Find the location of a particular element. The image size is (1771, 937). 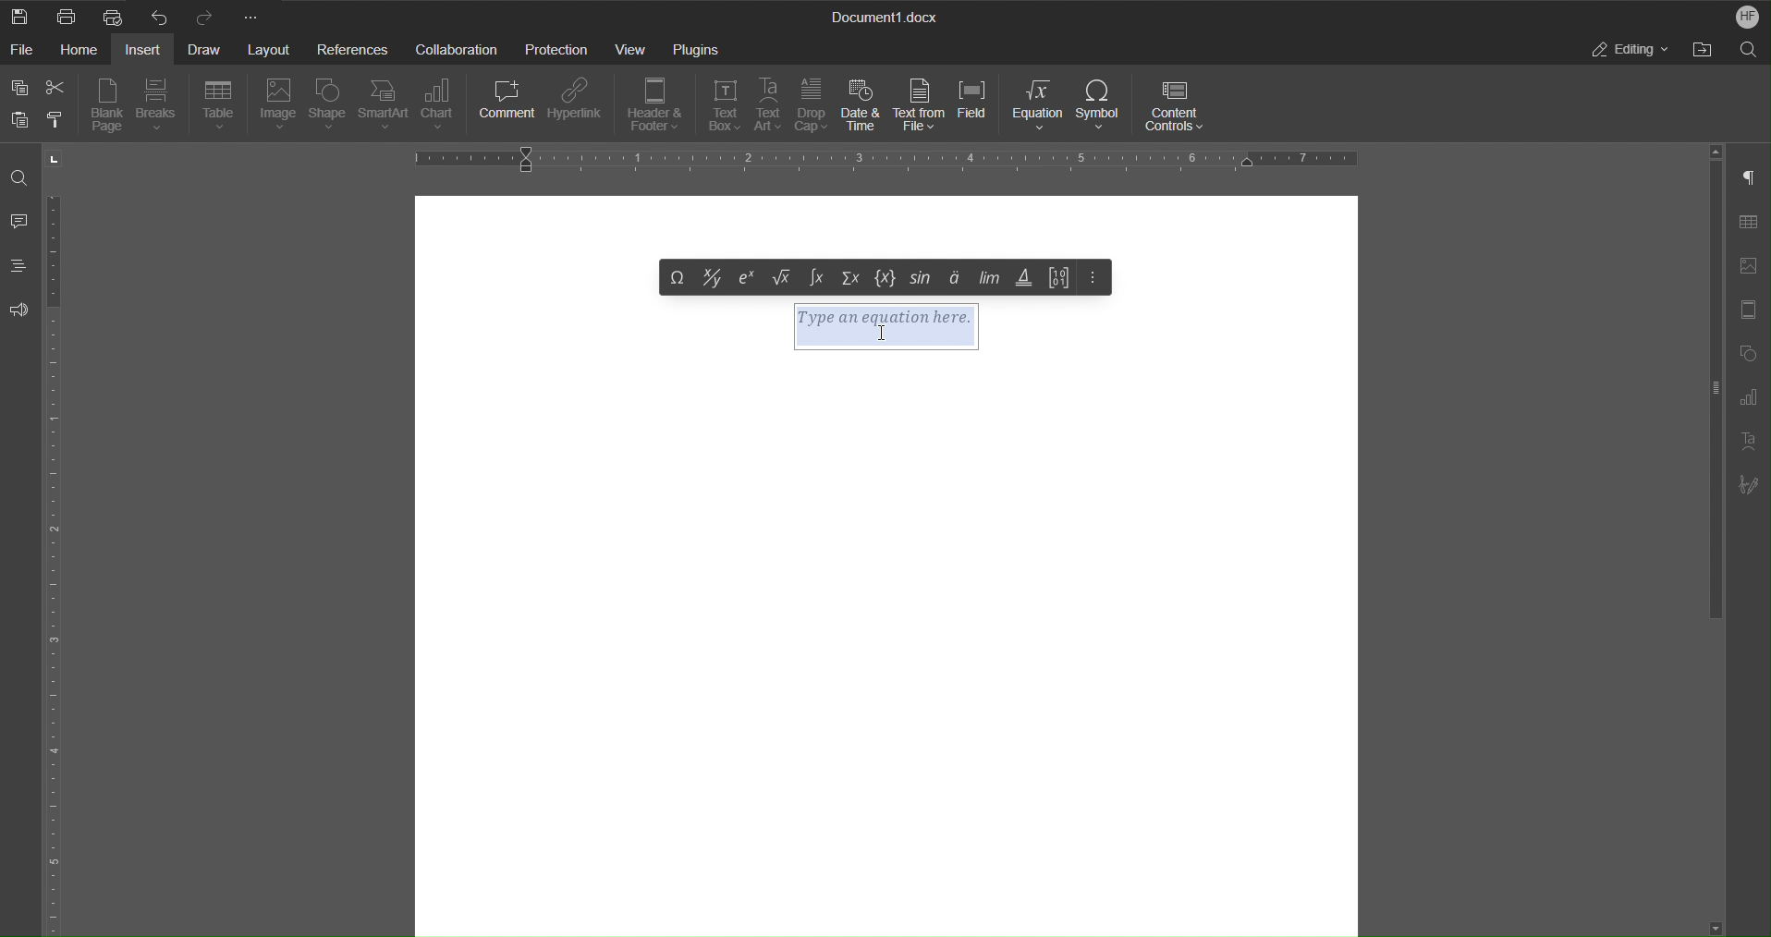

New is located at coordinates (18, 18).